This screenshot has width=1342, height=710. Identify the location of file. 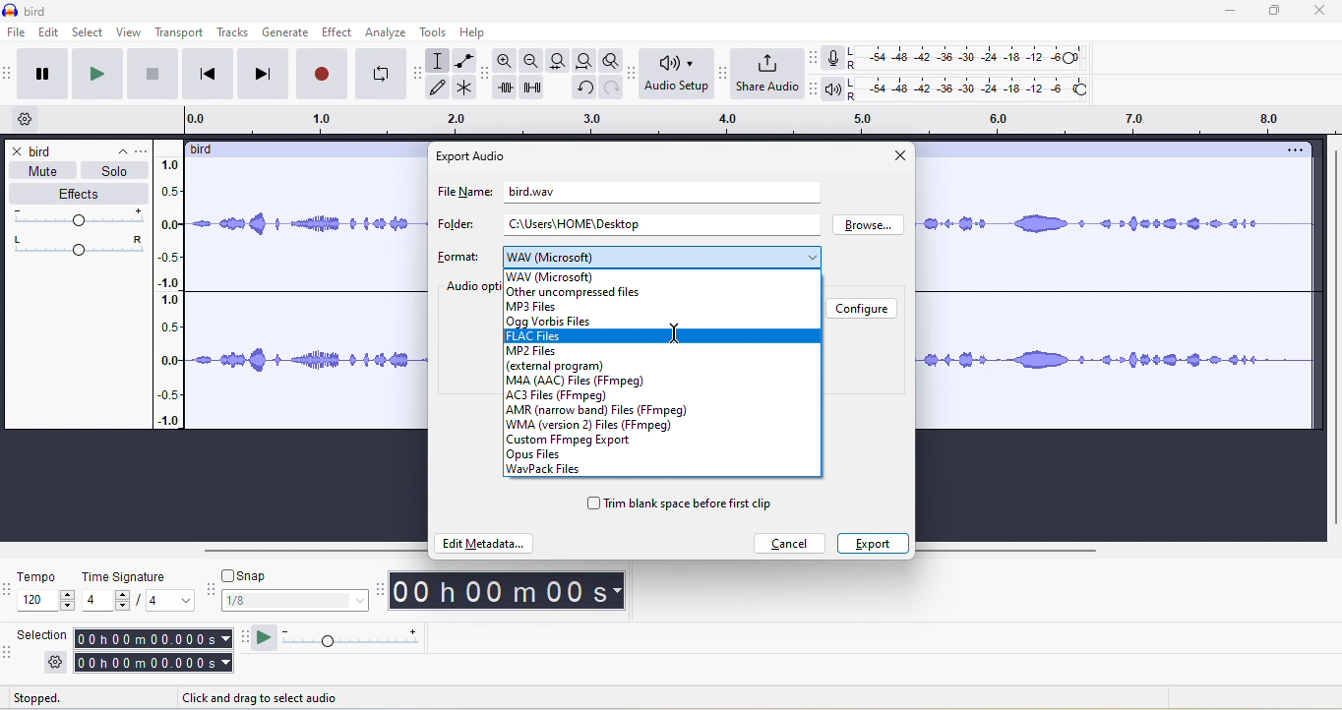
(15, 32).